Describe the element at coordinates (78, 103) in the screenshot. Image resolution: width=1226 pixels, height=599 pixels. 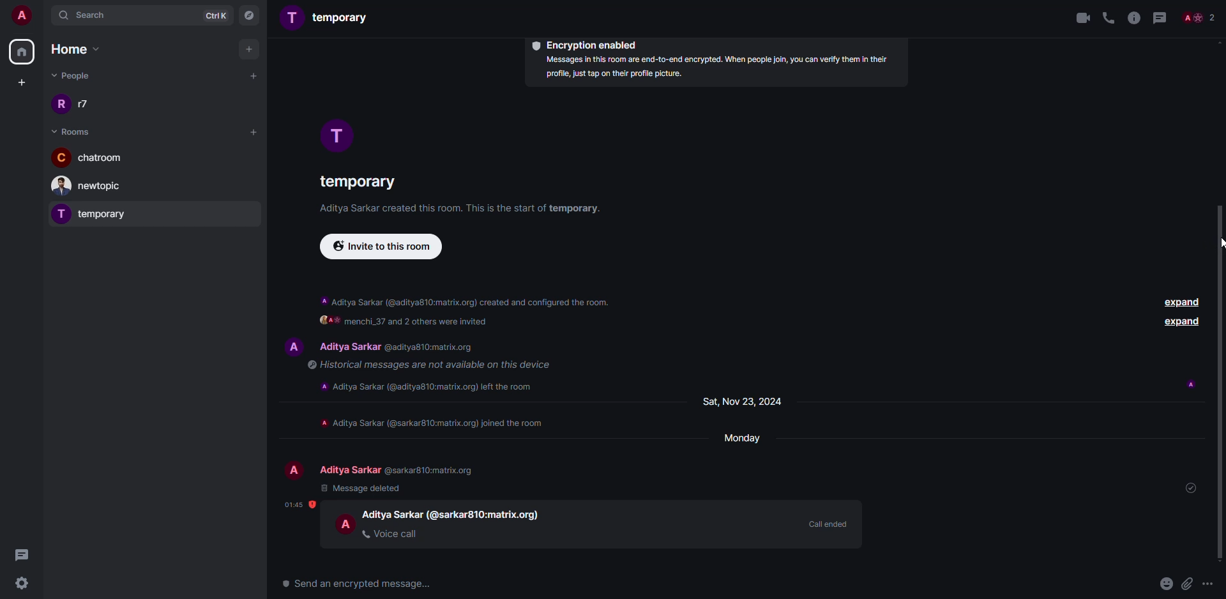
I see `r17` at that location.